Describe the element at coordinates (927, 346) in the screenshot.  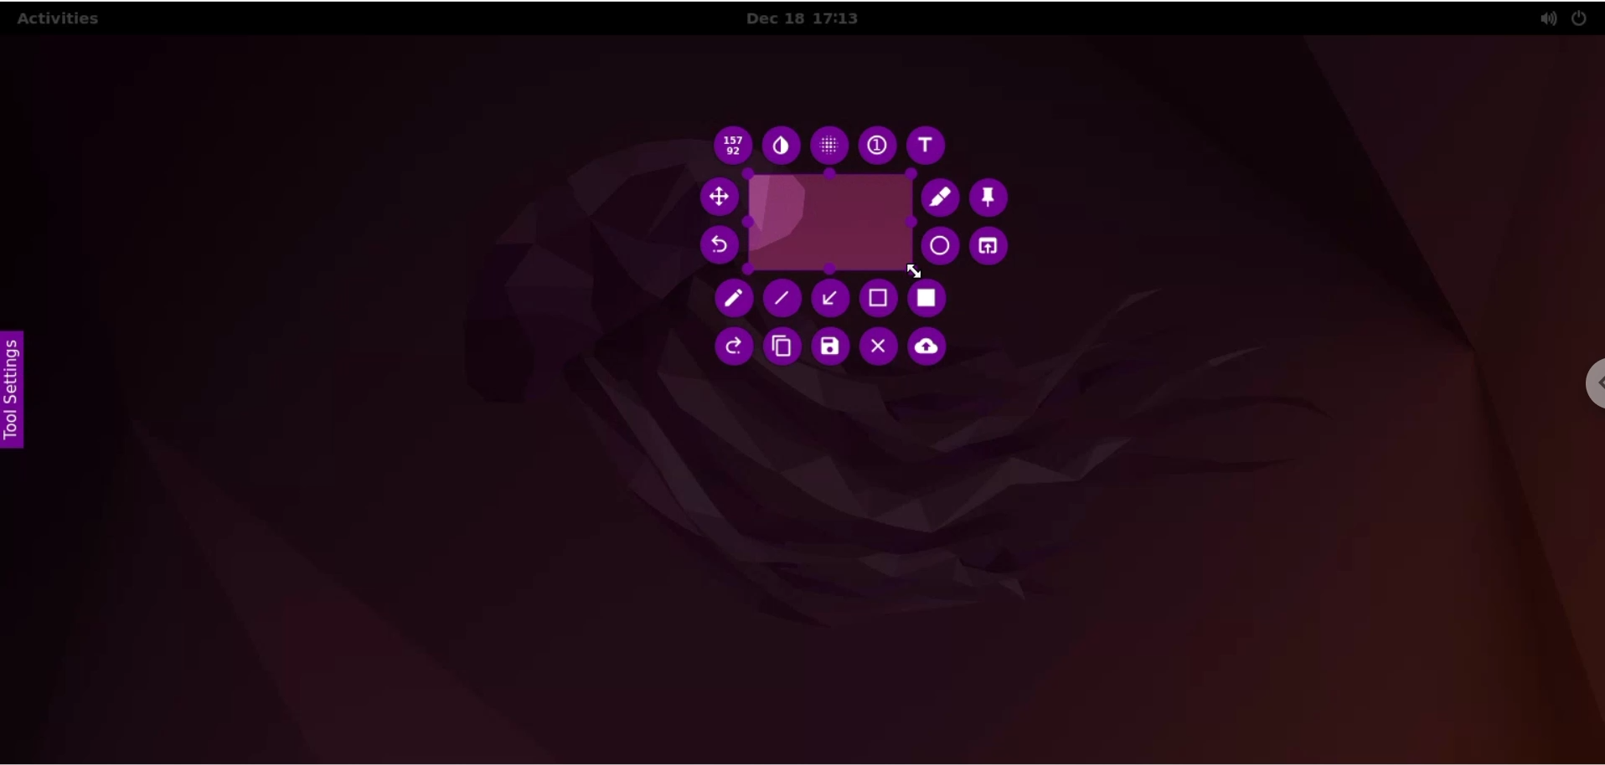
I see `upload` at that location.